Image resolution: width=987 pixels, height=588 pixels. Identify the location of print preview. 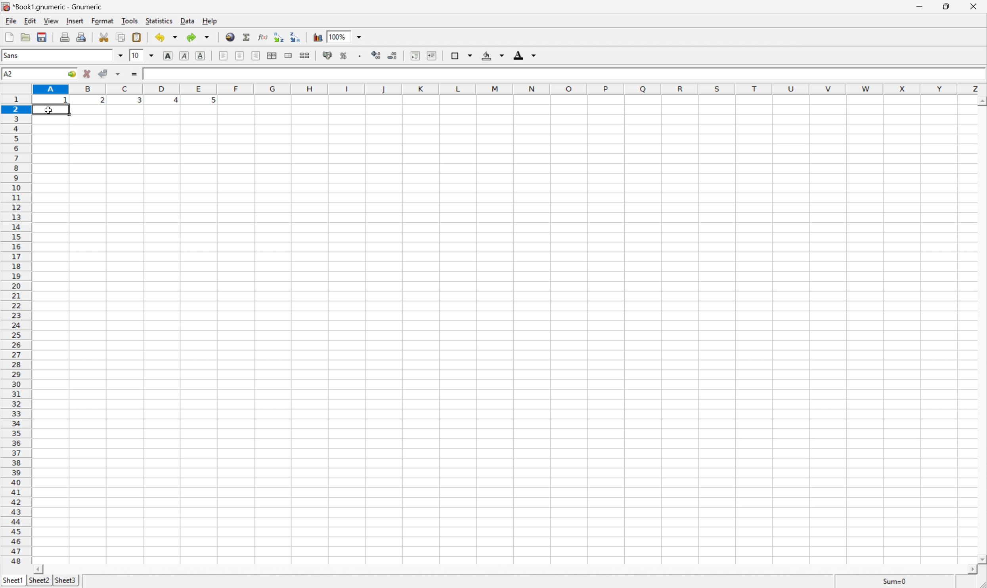
(82, 36).